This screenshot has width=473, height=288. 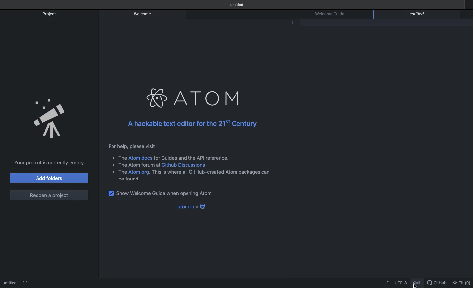 What do you see at coordinates (50, 195) in the screenshot?
I see `Reopen a project` at bounding box center [50, 195].